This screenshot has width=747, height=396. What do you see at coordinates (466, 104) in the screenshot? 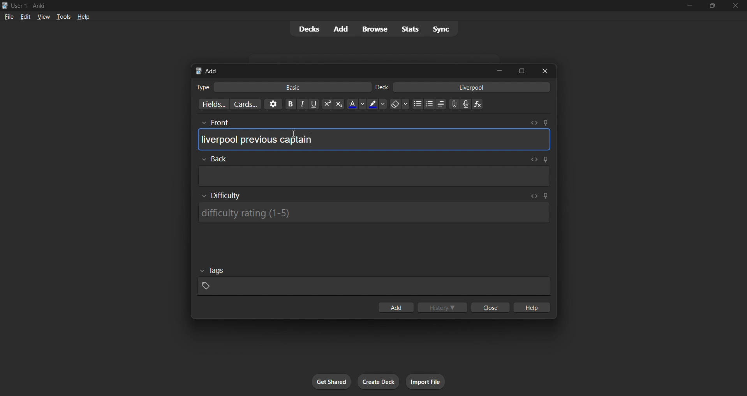
I see `microphone` at bounding box center [466, 104].